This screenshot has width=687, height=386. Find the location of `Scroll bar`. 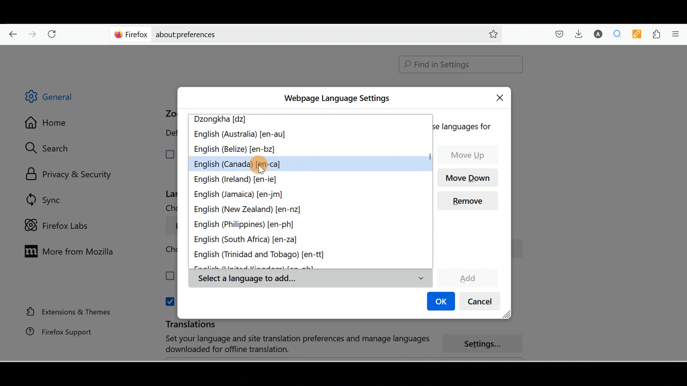

Scroll bar is located at coordinates (428, 191).